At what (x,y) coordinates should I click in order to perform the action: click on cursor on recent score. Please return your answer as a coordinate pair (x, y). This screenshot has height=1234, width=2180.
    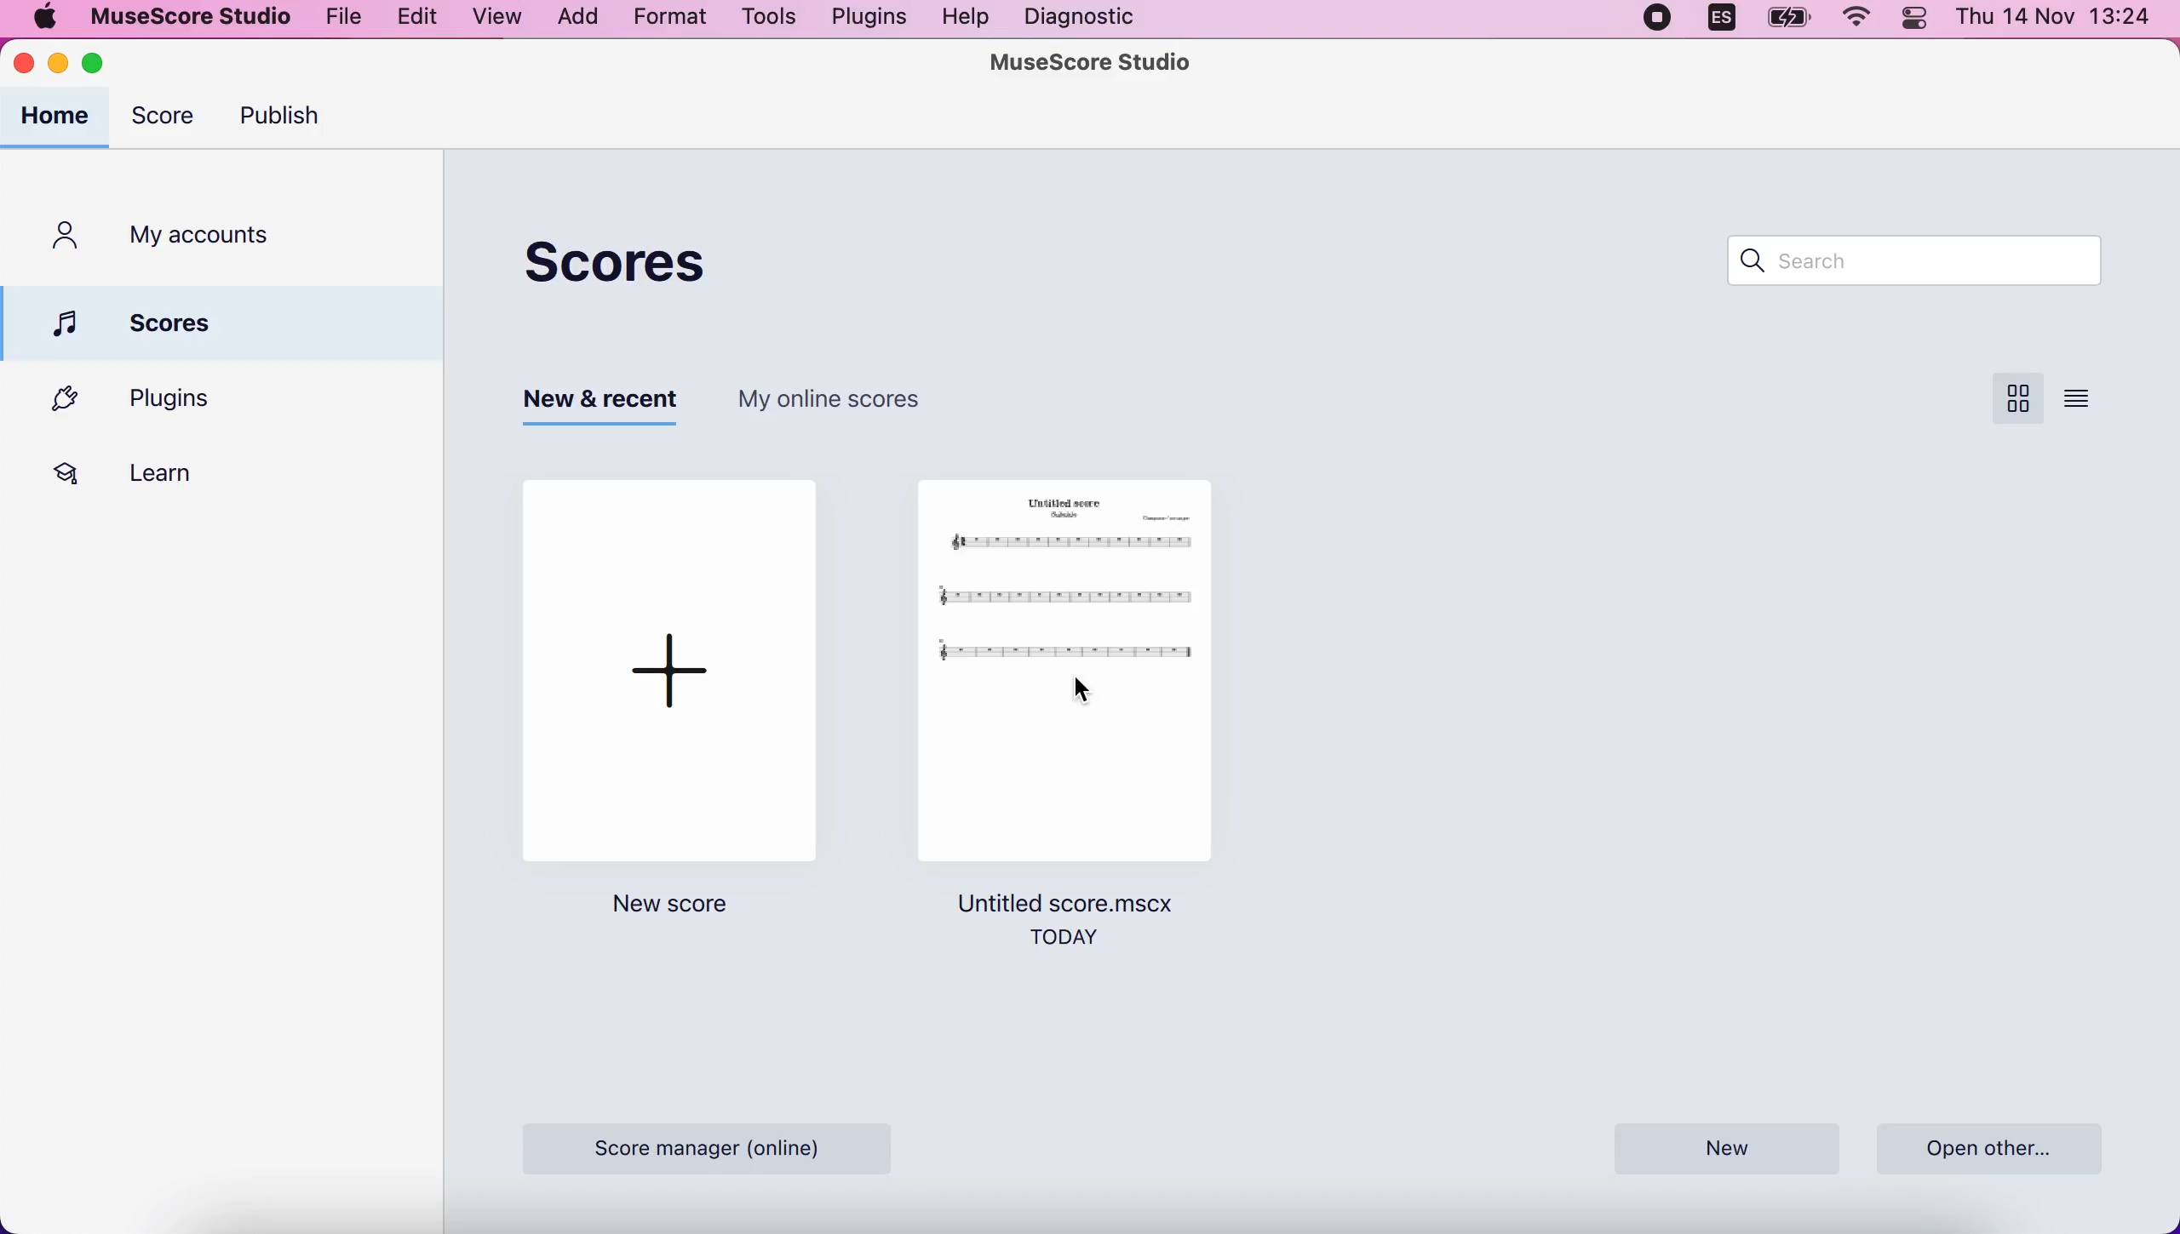
    Looking at the image, I should click on (1087, 689).